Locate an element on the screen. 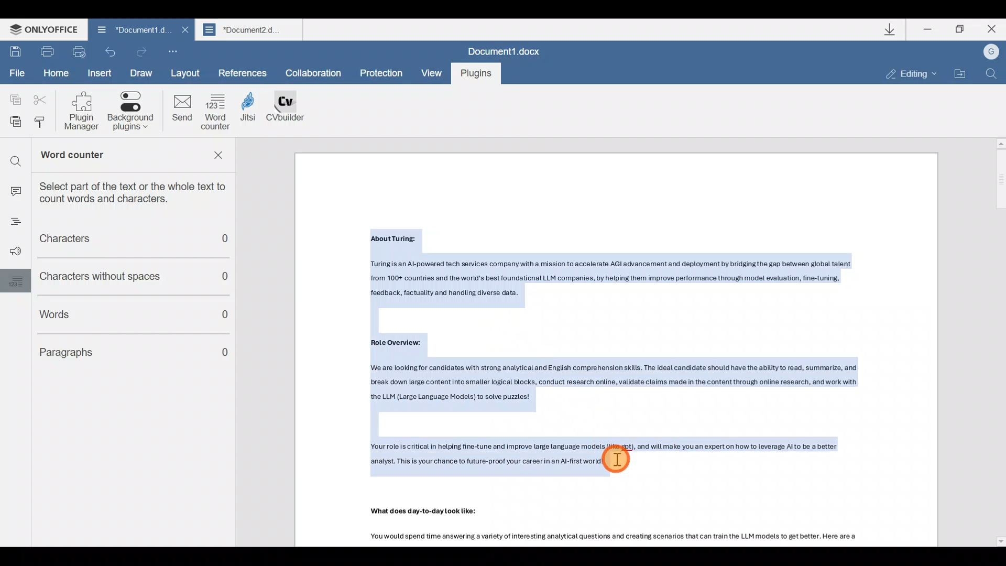  Customize quick access toolbar is located at coordinates (171, 48).